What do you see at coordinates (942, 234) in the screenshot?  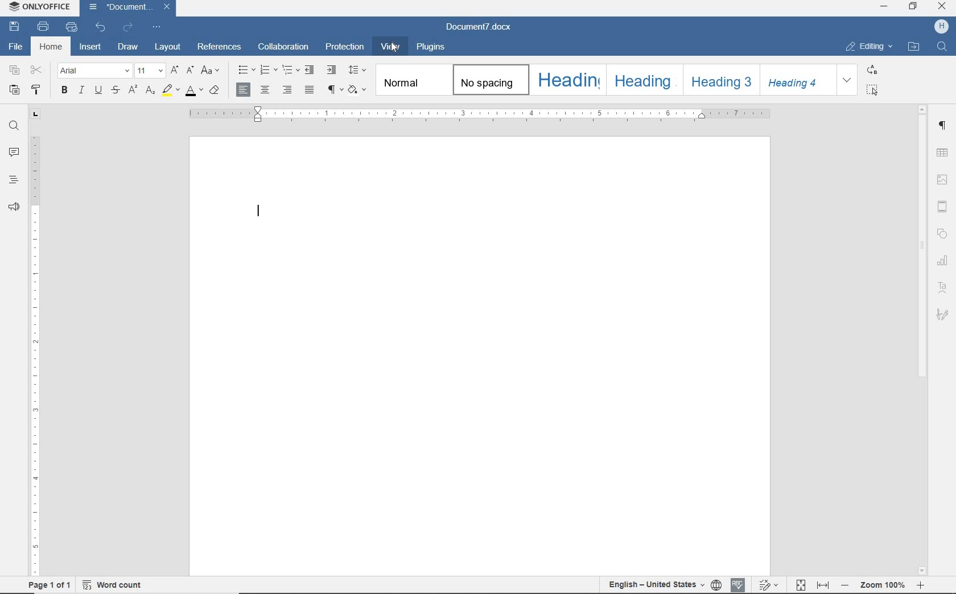 I see `SHAPE` at bounding box center [942, 234].